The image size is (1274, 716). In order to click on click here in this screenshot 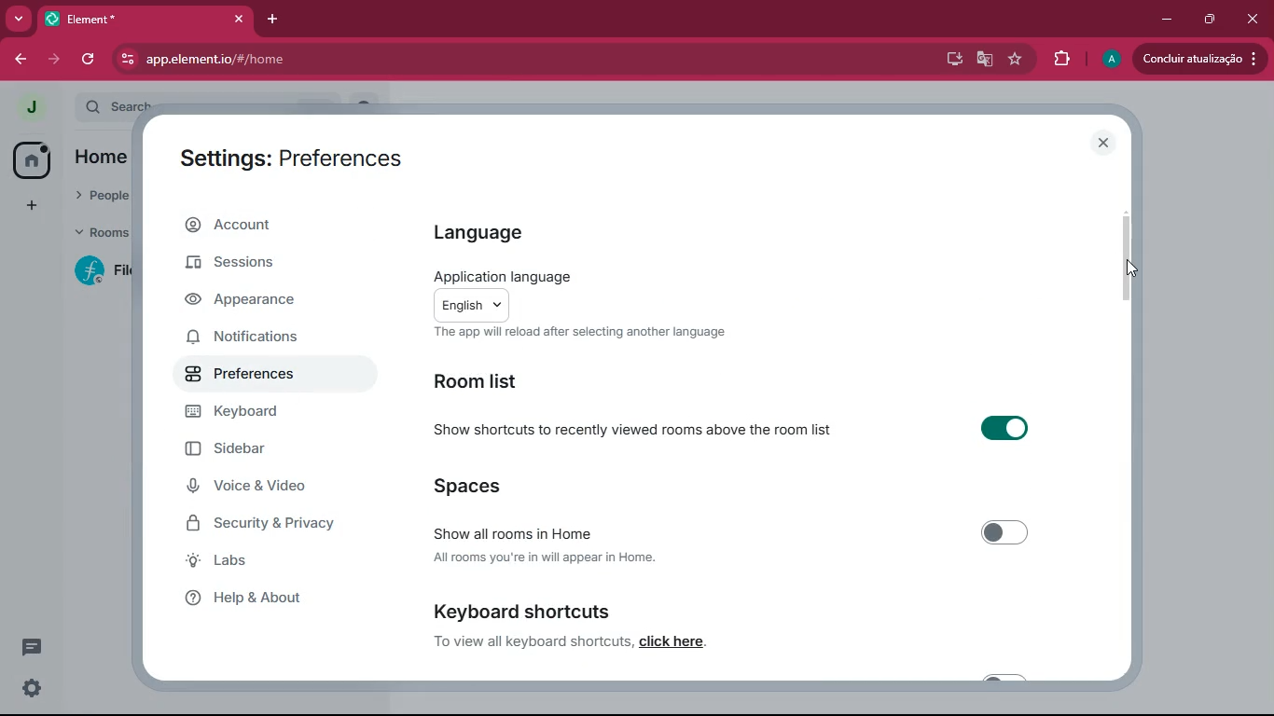, I will do `click(669, 641)`.